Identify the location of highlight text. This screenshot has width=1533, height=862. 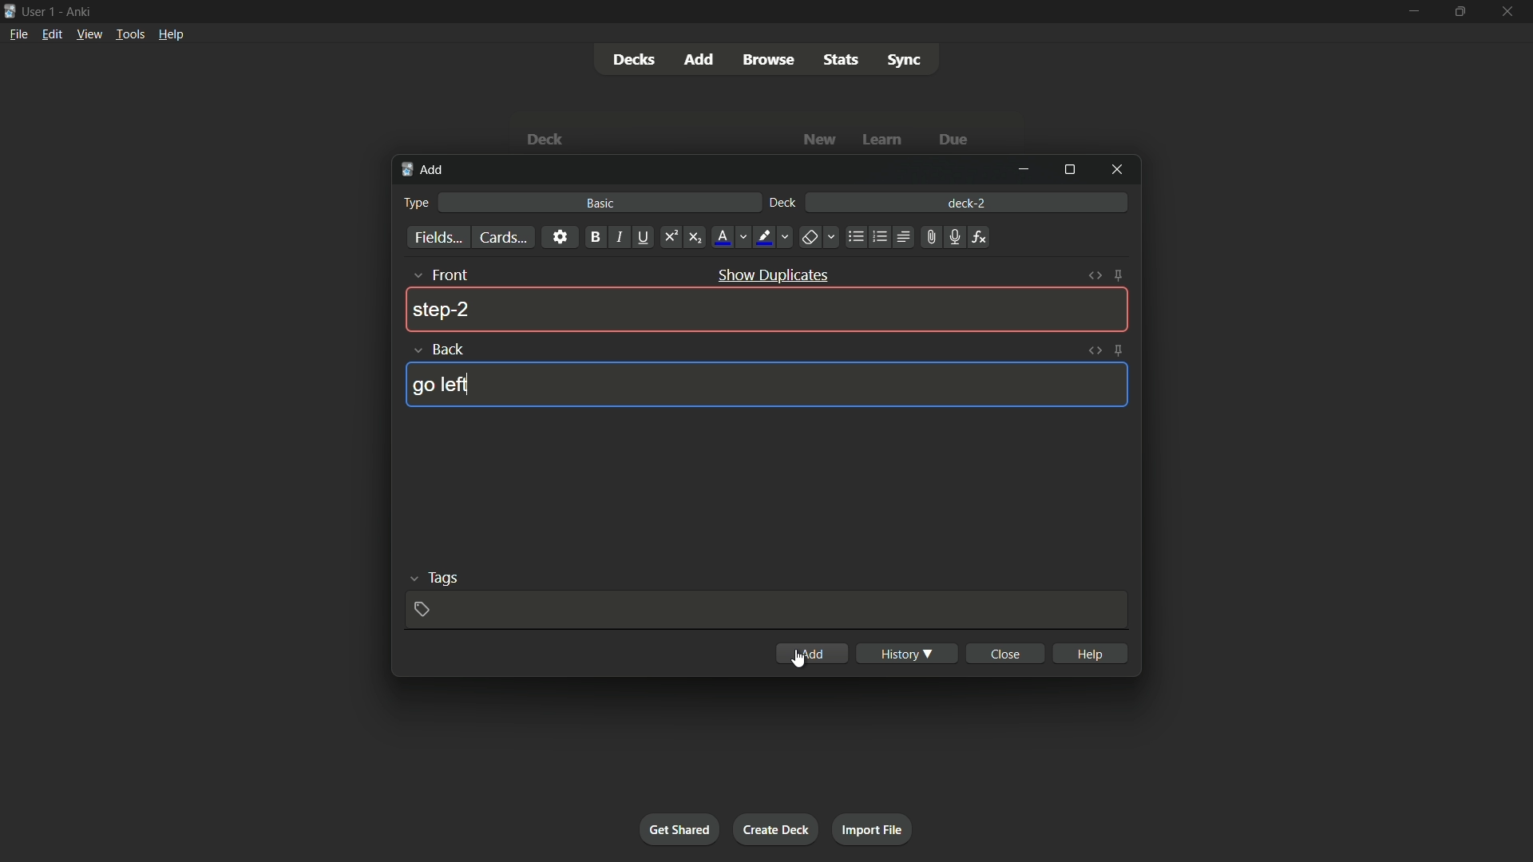
(774, 238).